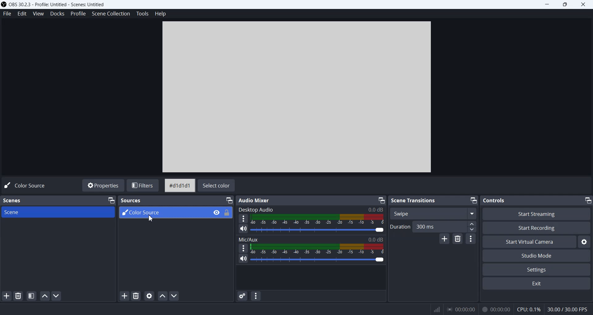 The width and height of the screenshot is (593, 315). I want to click on View, so click(38, 13).